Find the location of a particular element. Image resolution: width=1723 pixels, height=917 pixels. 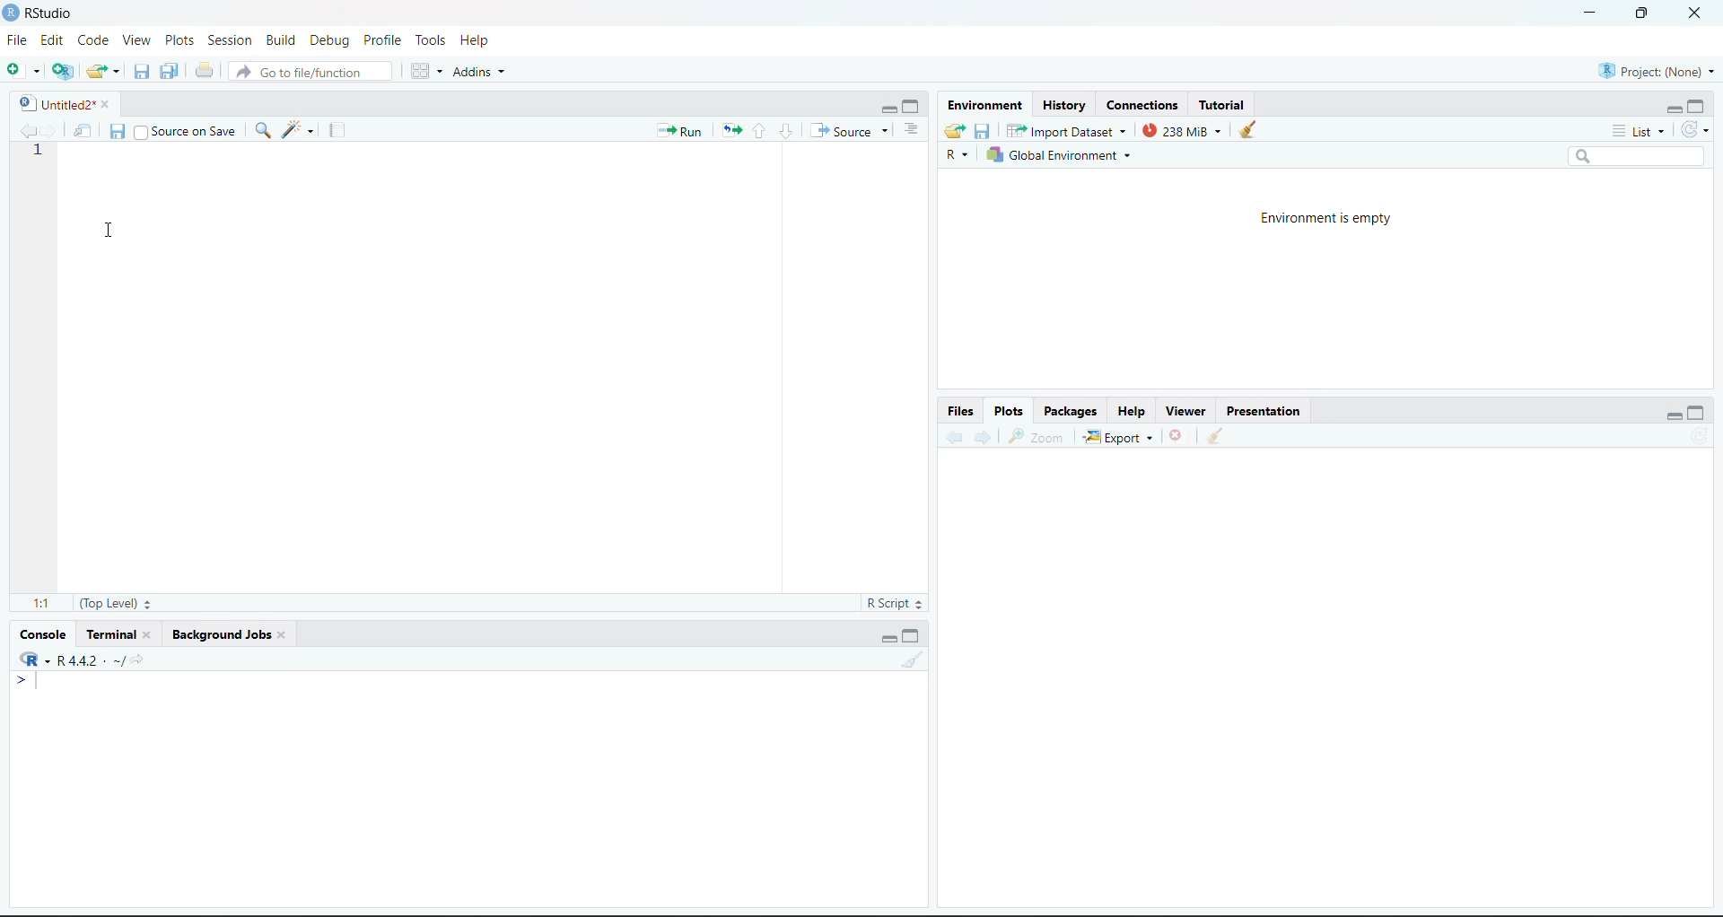

R 4.4.2 ~/ is located at coordinates (80, 659).